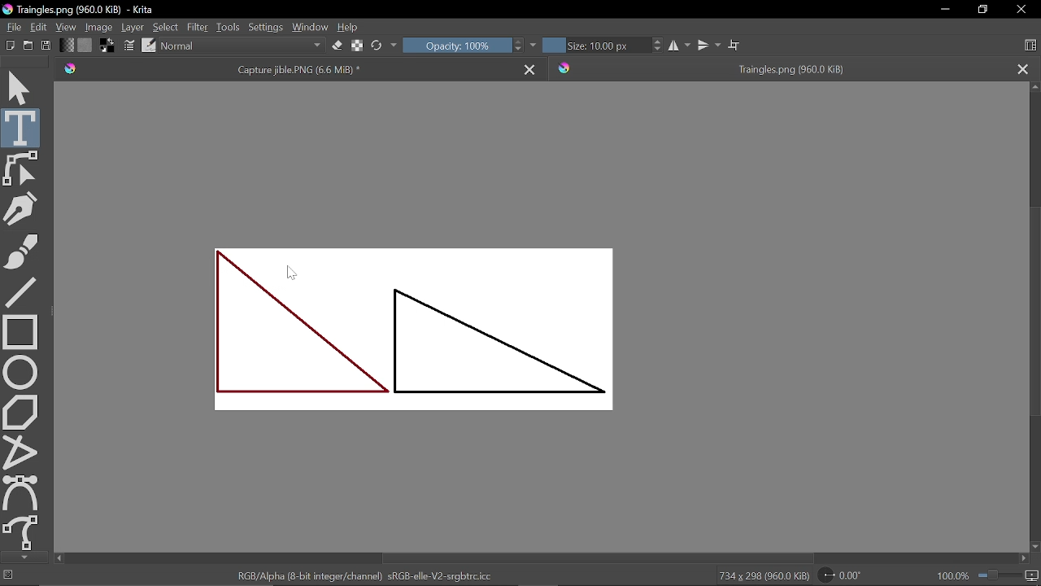  Describe the element at coordinates (242, 46) in the screenshot. I see `Blending` at that location.